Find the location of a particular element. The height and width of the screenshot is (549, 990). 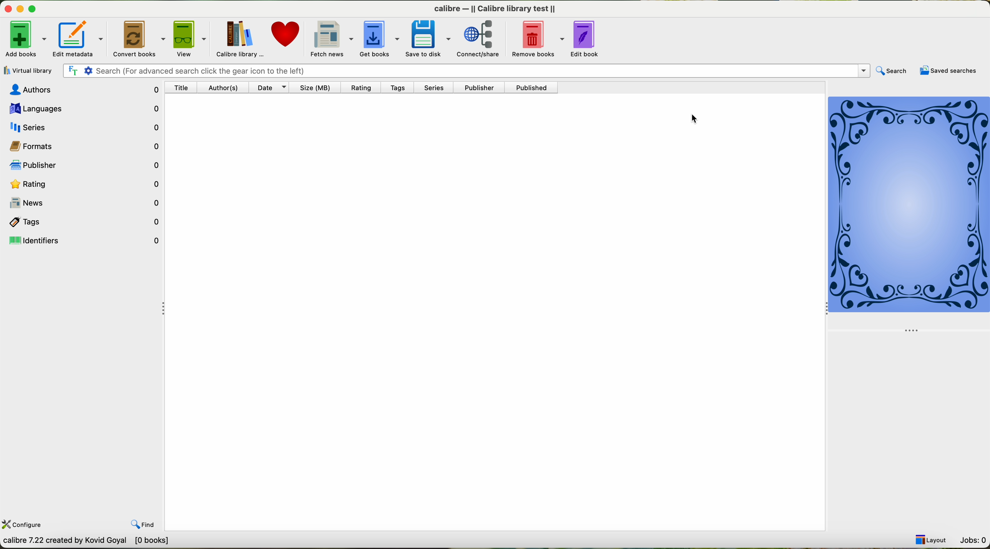

edit metadata is located at coordinates (81, 39).